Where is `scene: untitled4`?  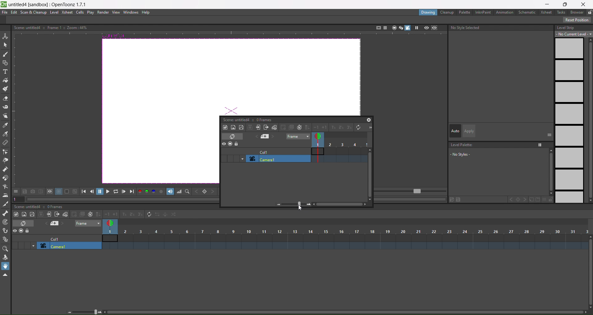
scene: untitled4 is located at coordinates (235, 119).